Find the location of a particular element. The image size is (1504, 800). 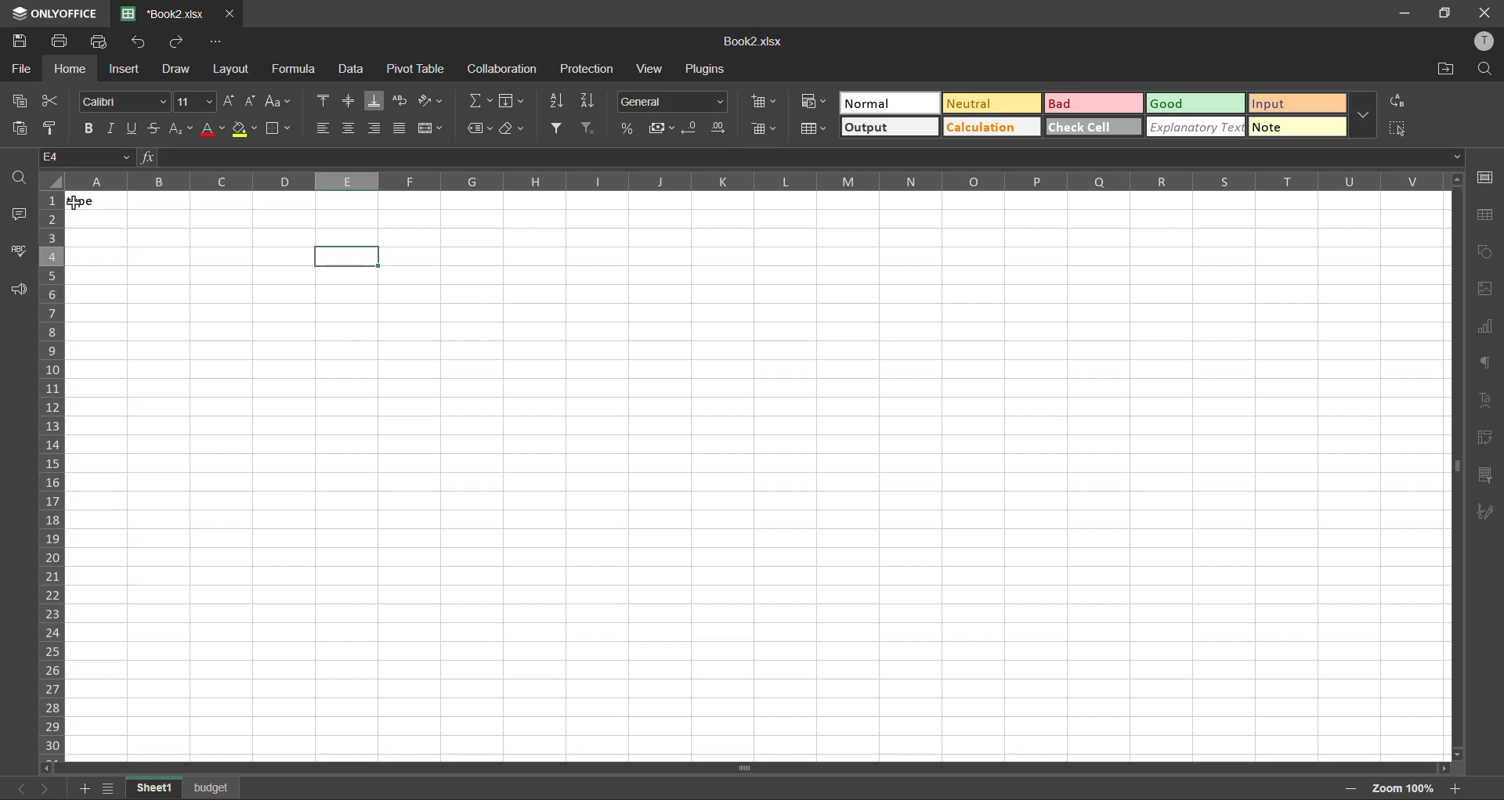

more options is located at coordinates (1362, 115).